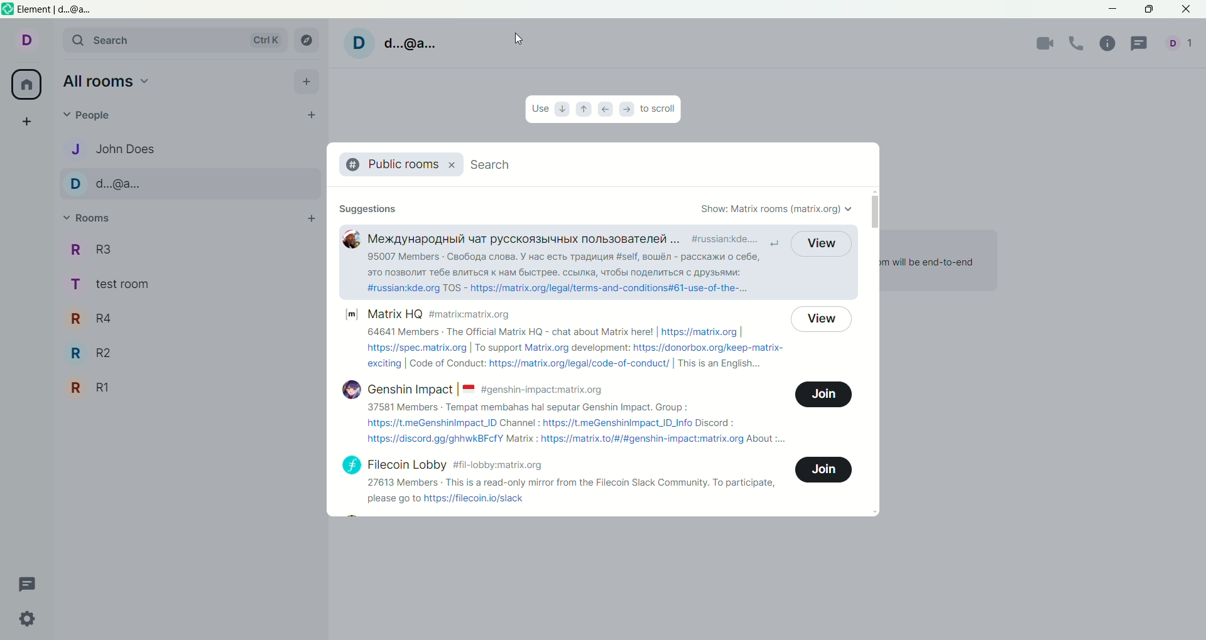  I want to click on Matrix HQ room picture, so click(352, 314).